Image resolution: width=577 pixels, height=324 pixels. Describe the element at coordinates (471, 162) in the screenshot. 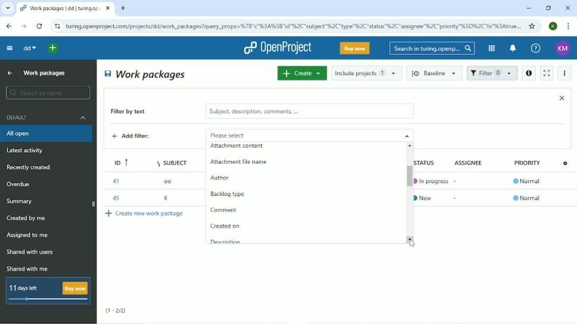

I see `Assignee` at that location.